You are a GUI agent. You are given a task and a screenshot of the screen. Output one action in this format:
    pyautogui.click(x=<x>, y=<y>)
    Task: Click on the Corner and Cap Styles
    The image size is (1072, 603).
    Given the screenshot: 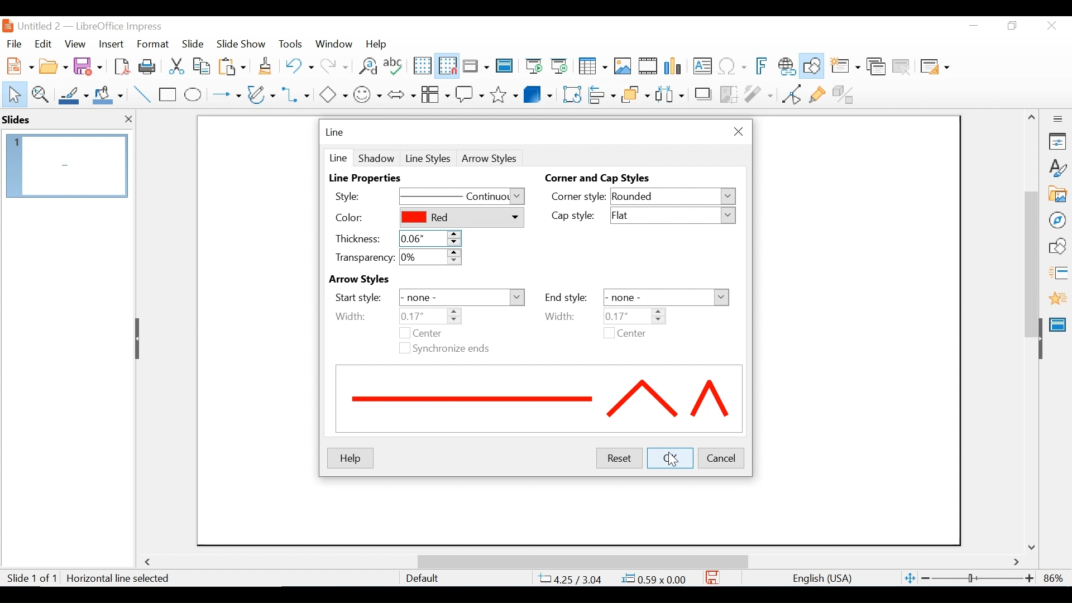 What is the action you would take?
    pyautogui.click(x=600, y=179)
    